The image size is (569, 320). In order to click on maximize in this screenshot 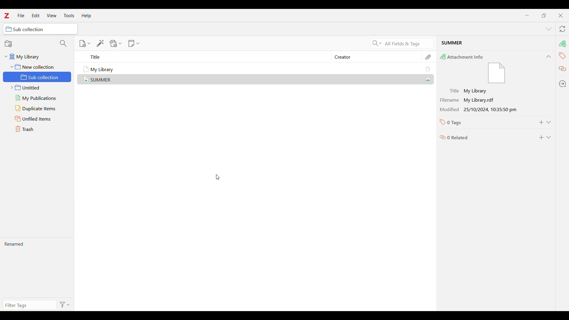, I will do `click(544, 15)`.